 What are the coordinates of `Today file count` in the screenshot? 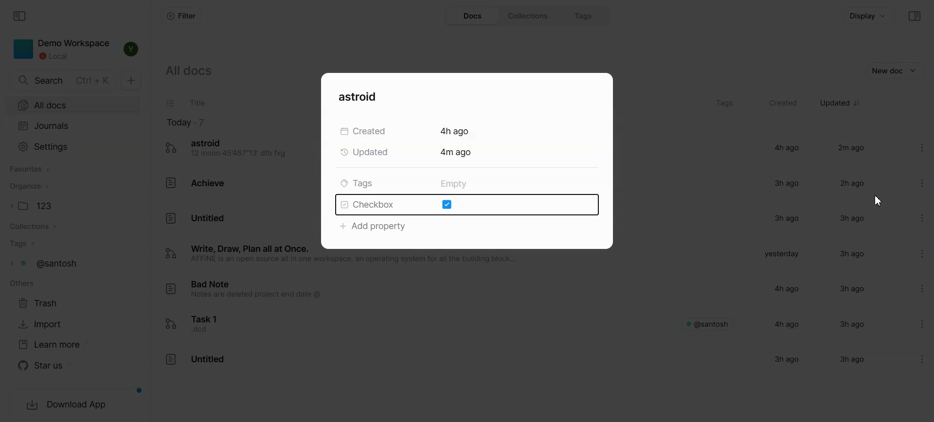 It's located at (186, 122).